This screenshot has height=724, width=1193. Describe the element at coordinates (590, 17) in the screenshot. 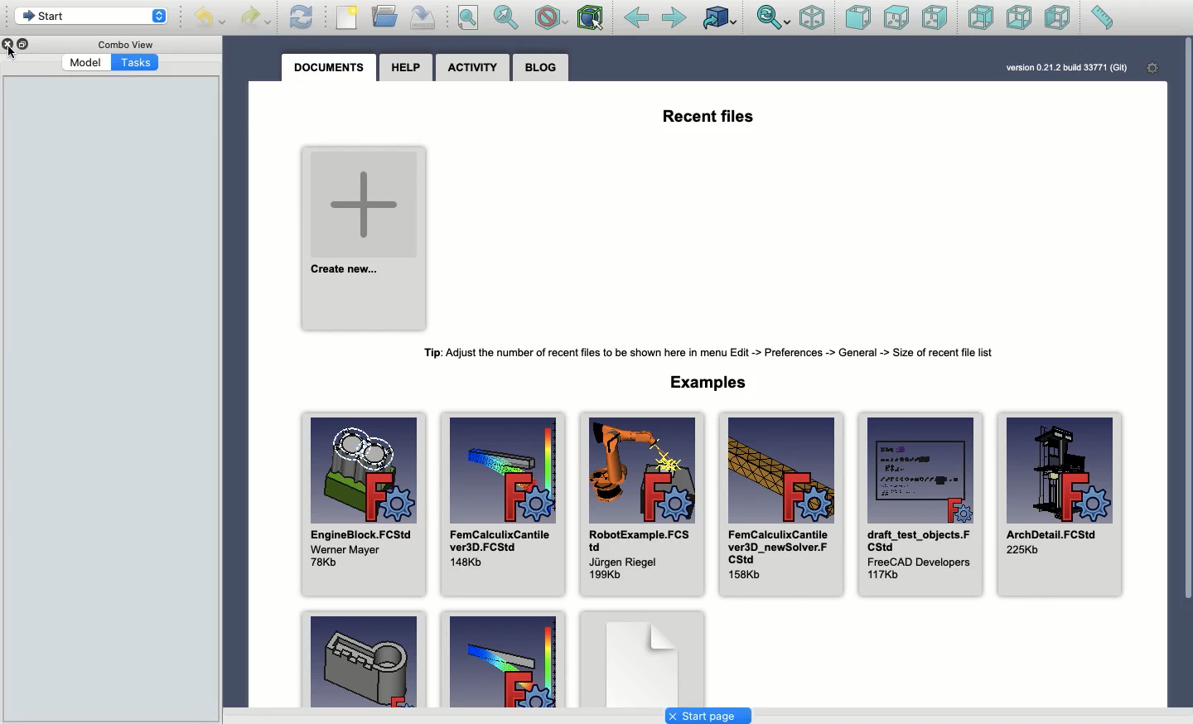

I see `Bounding box` at that location.